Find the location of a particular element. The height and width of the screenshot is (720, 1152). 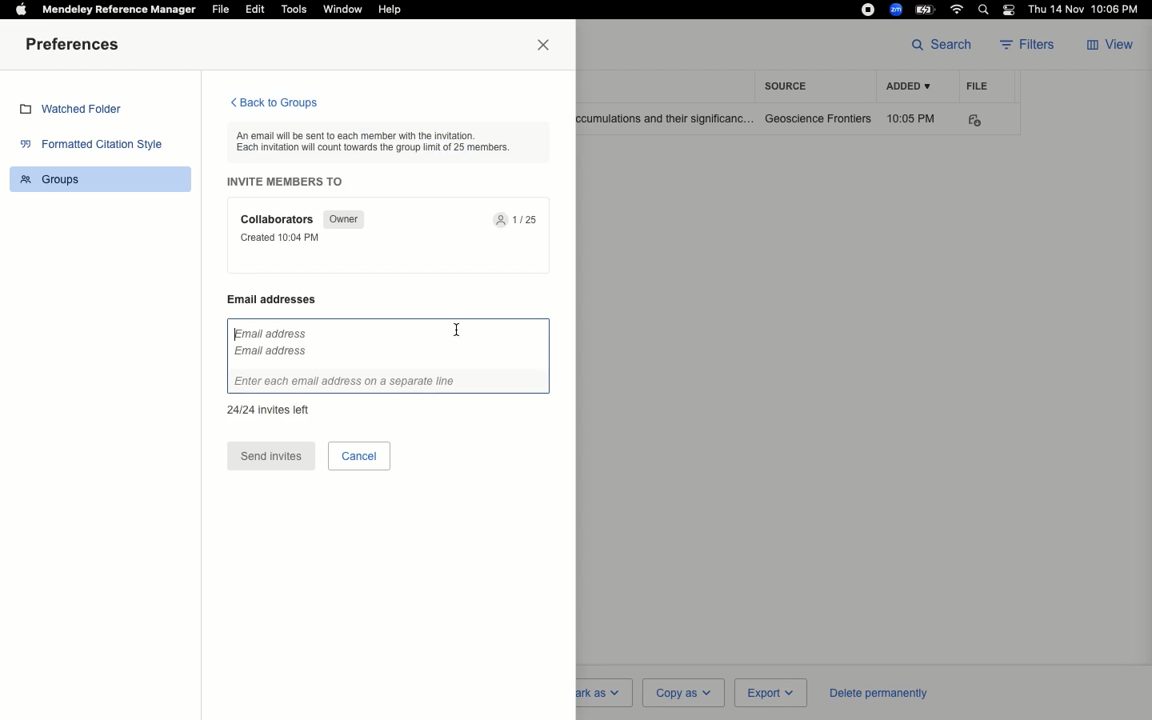

Edit is located at coordinates (255, 9).